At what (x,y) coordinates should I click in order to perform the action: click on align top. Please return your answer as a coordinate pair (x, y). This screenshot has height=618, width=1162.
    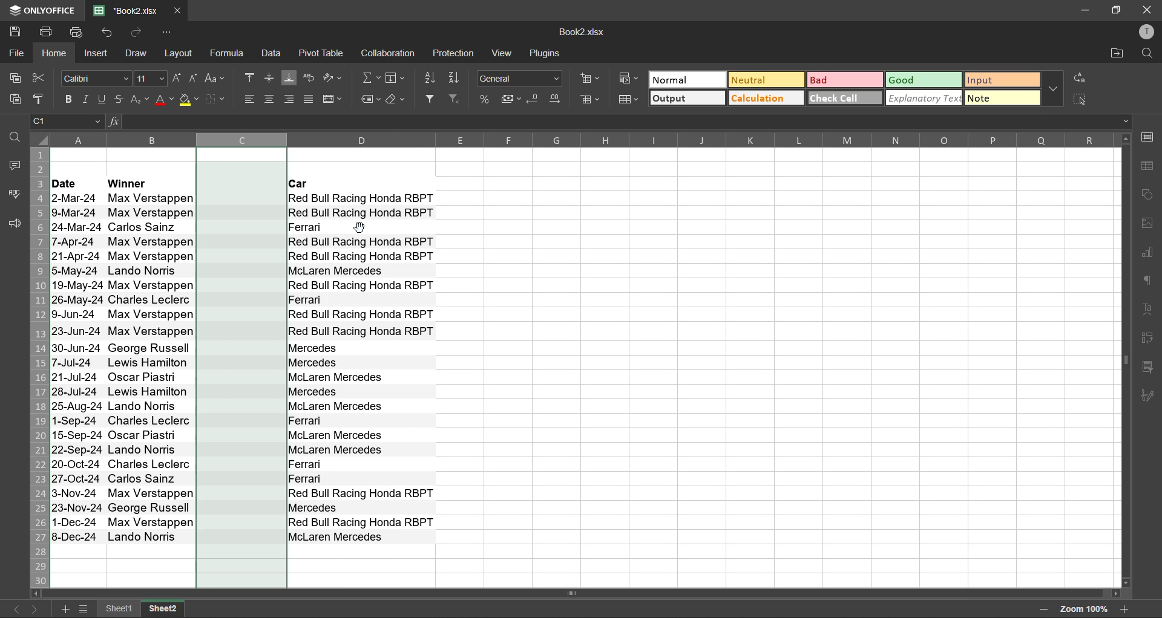
    Looking at the image, I should click on (250, 76).